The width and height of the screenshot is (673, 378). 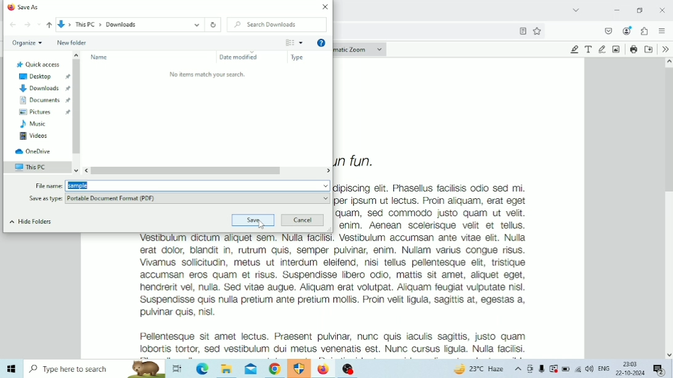 I want to click on Forward, so click(x=28, y=24).